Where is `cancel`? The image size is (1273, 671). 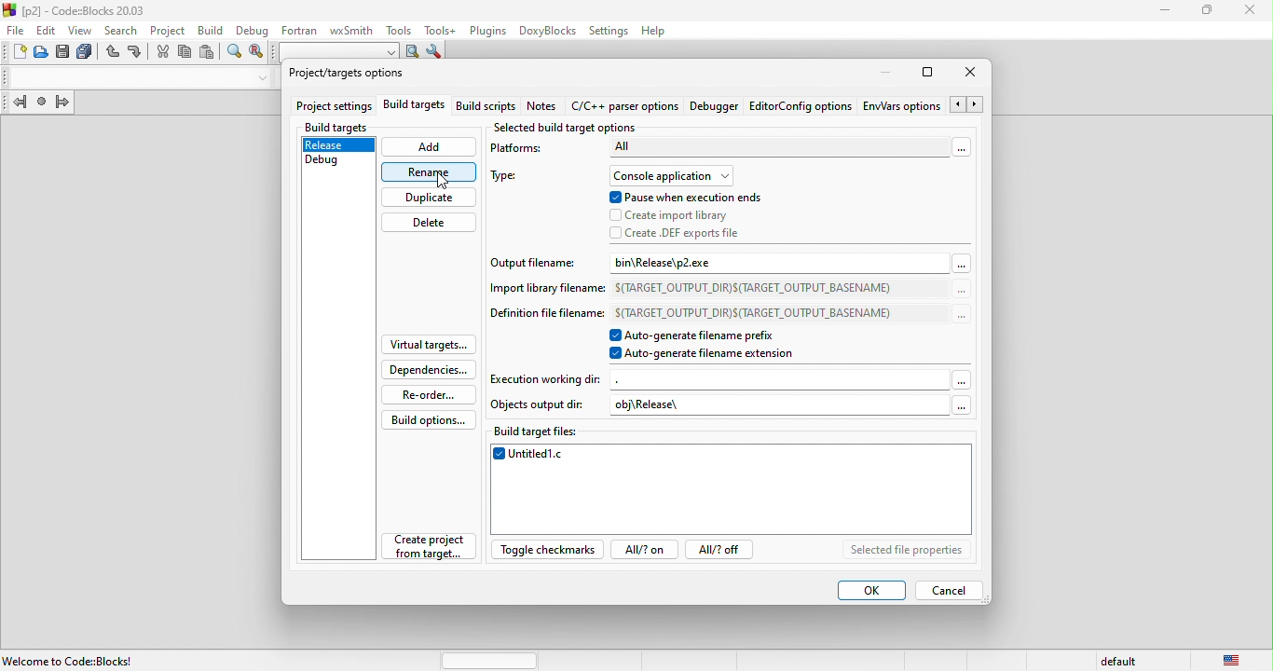
cancel is located at coordinates (956, 590).